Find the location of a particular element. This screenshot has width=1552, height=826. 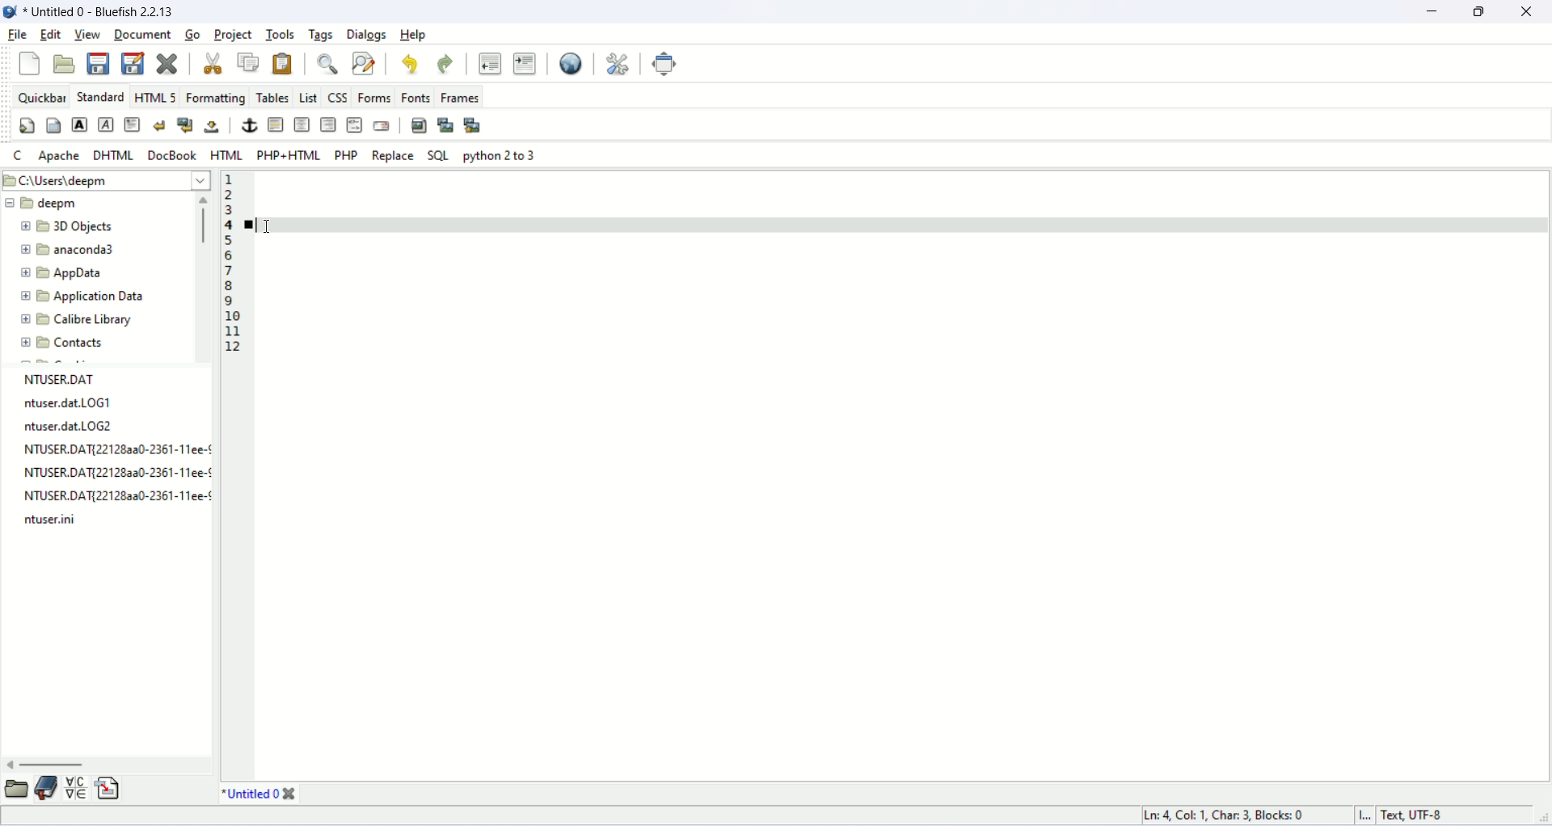

open is located at coordinates (64, 64).